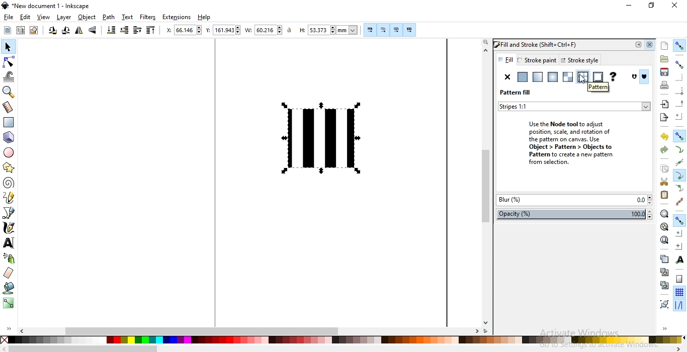 The image size is (687, 352). Describe the element at coordinates (638, 45) in the screenshot. I see `iconify this dock` at that location.